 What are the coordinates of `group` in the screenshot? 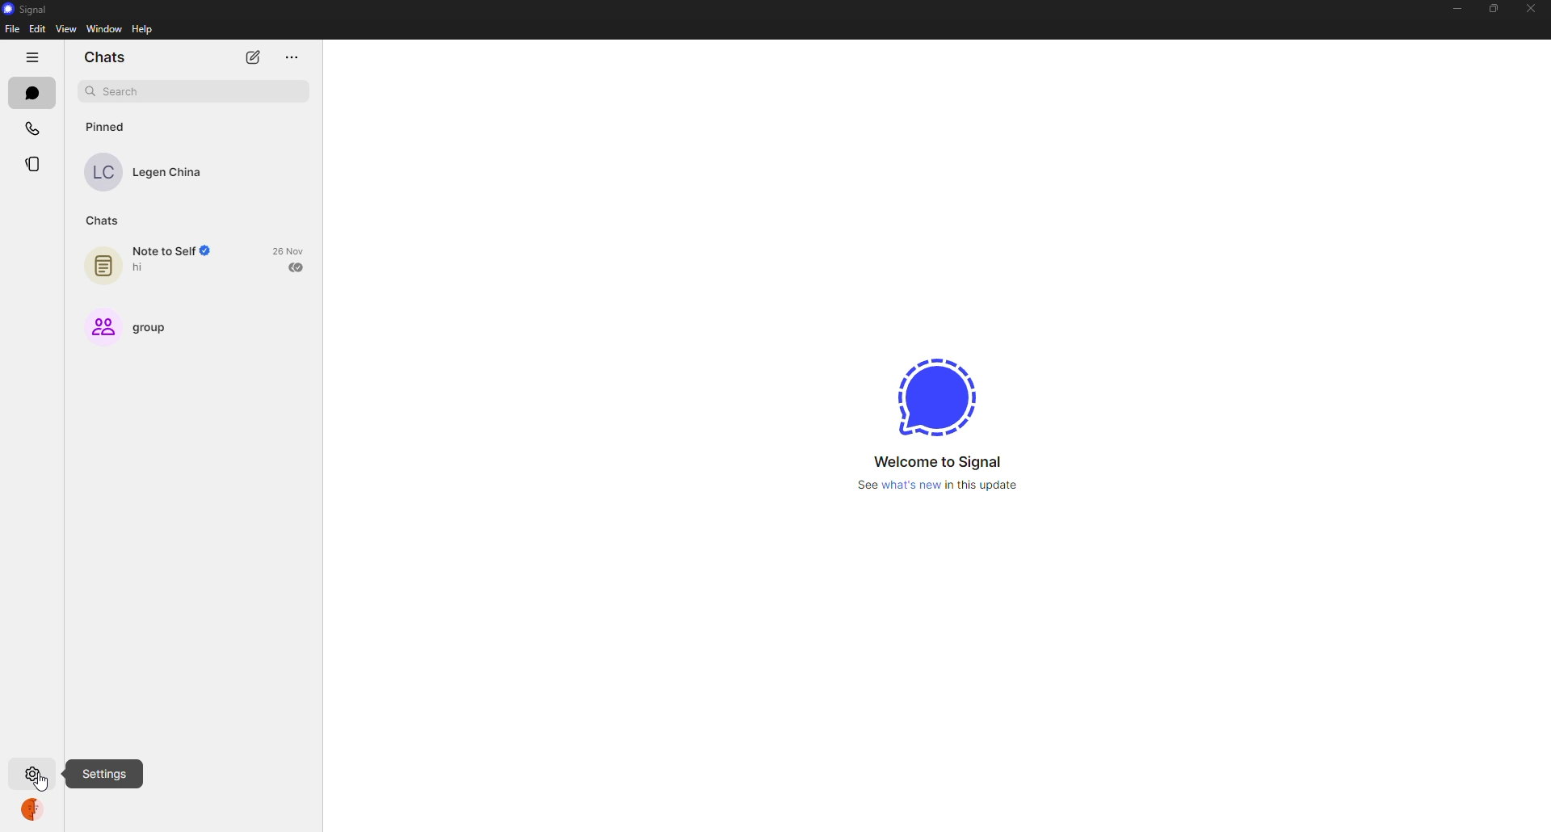 It's located at (135, 325).